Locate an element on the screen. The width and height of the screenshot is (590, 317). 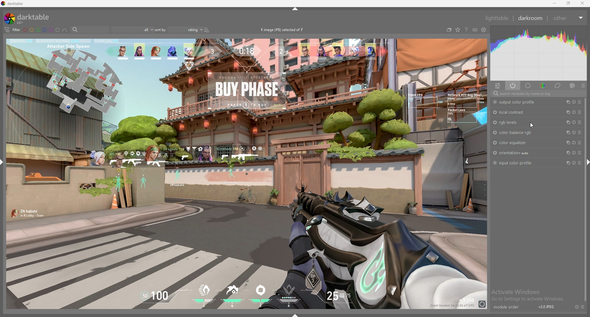
search bar is located at coordinates (90, 29).